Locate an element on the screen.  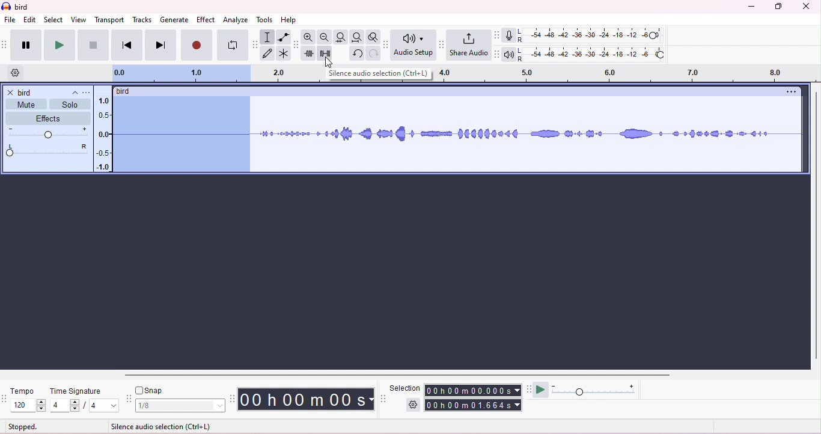
Audio setup is located at coordinates (415, 44).